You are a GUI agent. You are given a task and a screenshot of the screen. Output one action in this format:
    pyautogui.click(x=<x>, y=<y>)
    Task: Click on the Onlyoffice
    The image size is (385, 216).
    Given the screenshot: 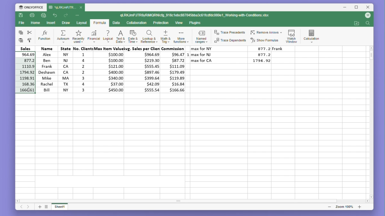 What is the action you would take?
    pyautogui.click(x=31, y=7)
    